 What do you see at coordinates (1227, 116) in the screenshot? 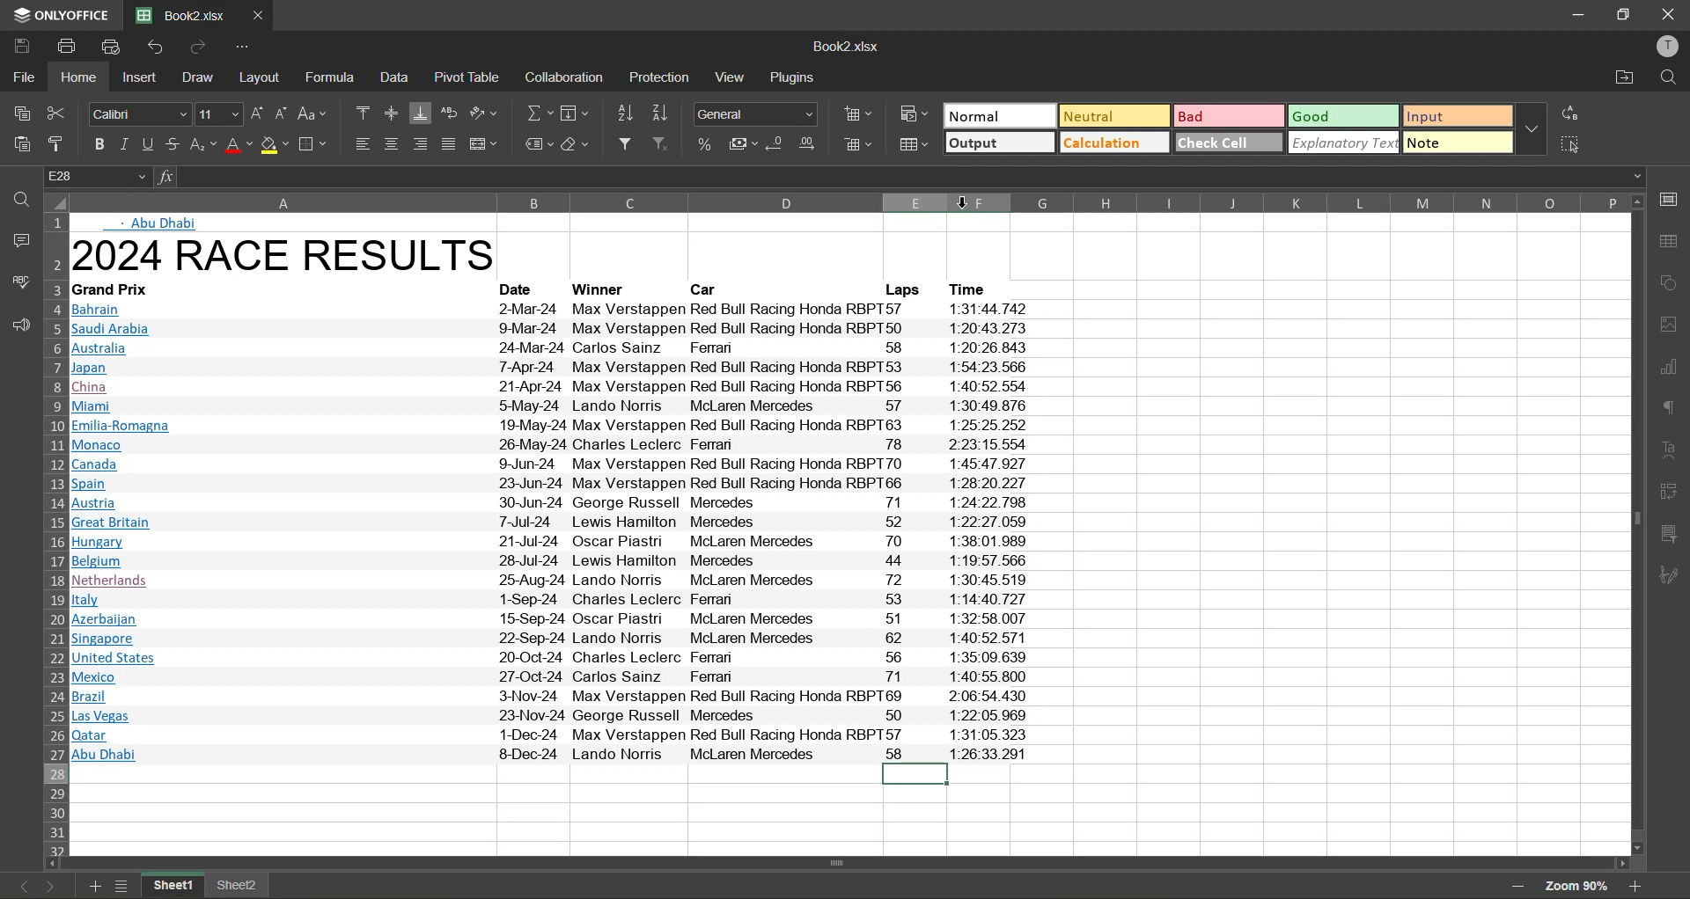
I see `bad` at bounding box center [1227, 116].